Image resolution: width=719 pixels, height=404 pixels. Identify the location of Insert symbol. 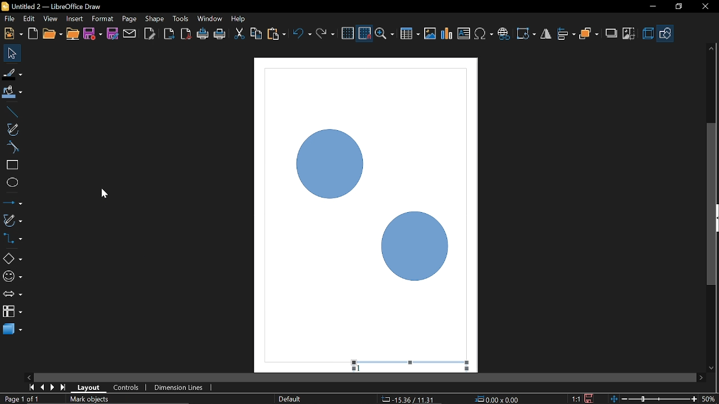
(485, 34).